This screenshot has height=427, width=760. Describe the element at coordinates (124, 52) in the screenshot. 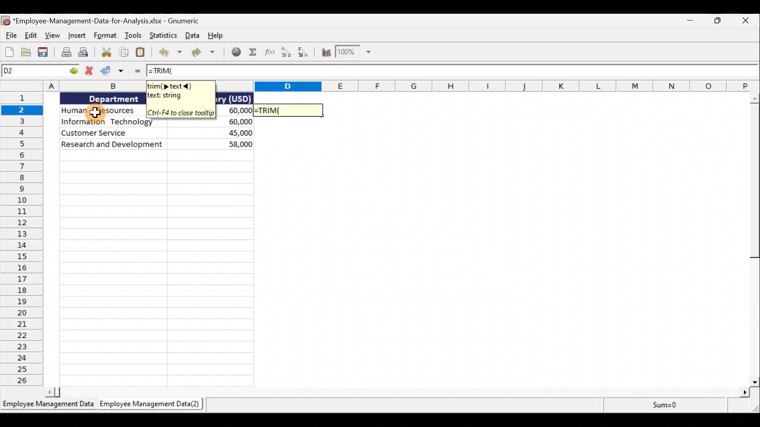

I see `Copy the selection` at that location.